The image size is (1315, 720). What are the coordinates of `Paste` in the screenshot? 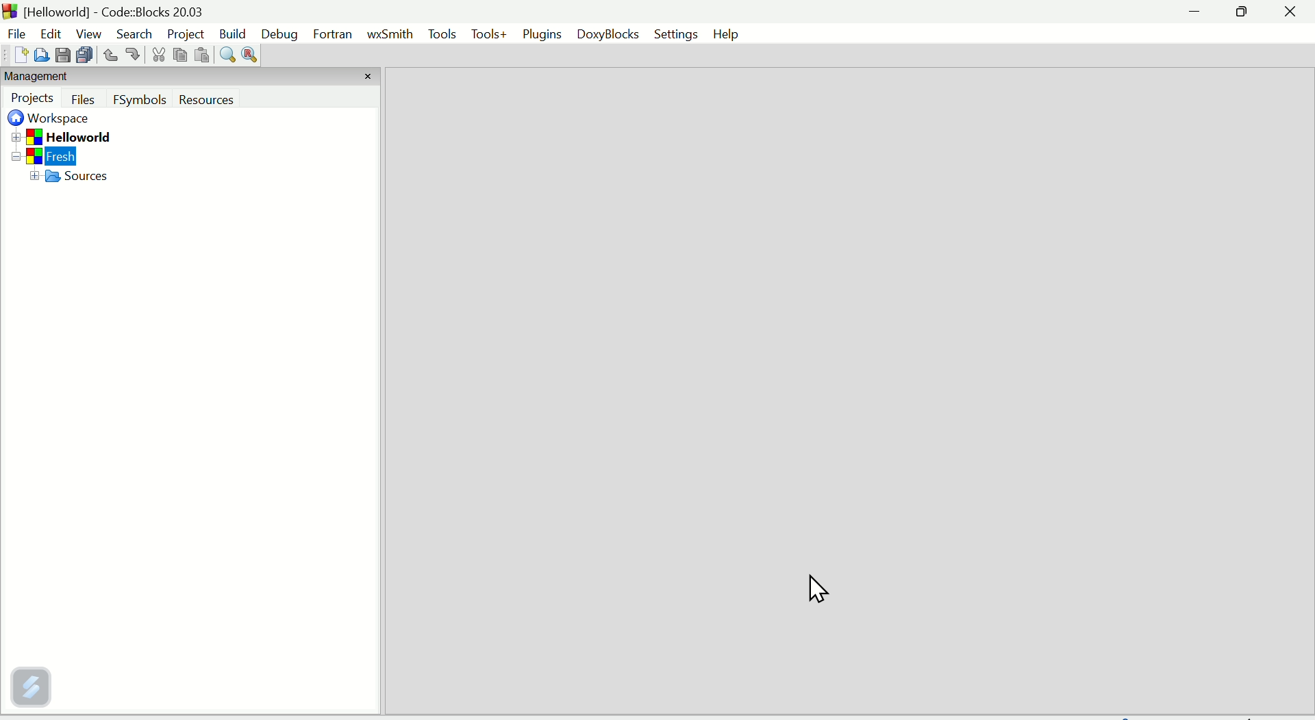 It's located at (201, 56).